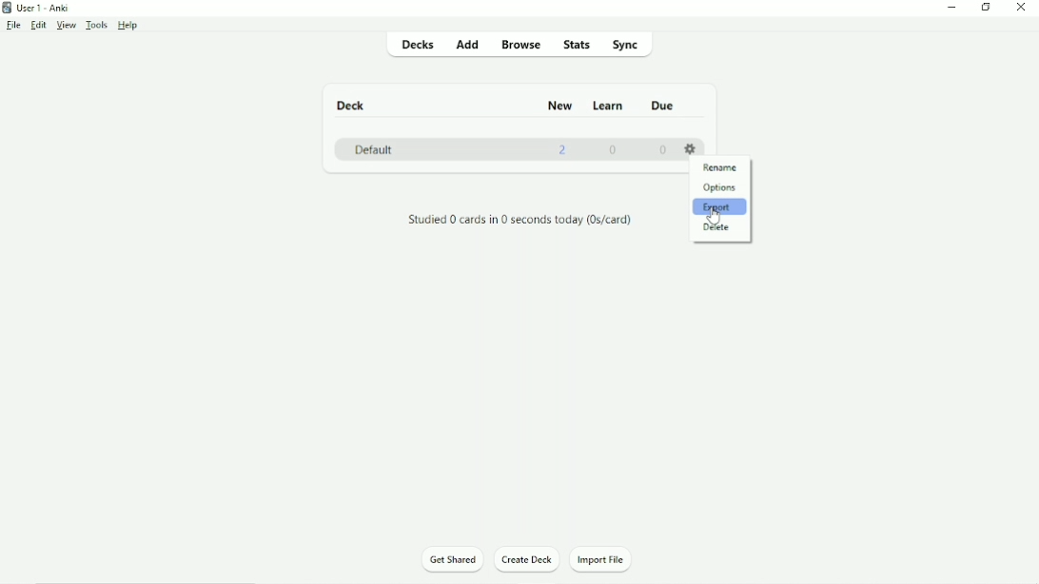 The width and height of the screenshot is (1039, 584). What do you see at coordinates (721, 167) in the screenshot?
I see `Rename` at bounding box center [721, 167].